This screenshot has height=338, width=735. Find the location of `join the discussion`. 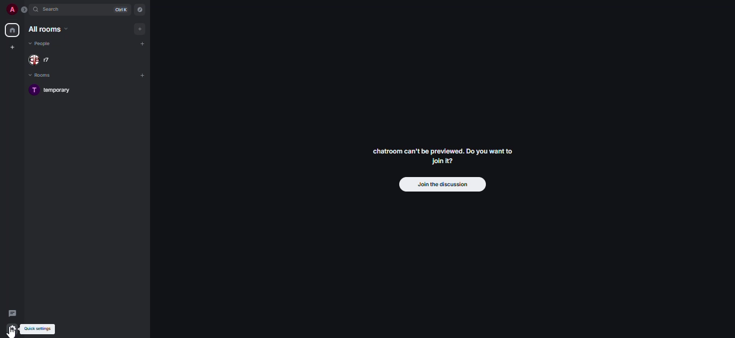

join the discussion is located at coordinates (443, 185).